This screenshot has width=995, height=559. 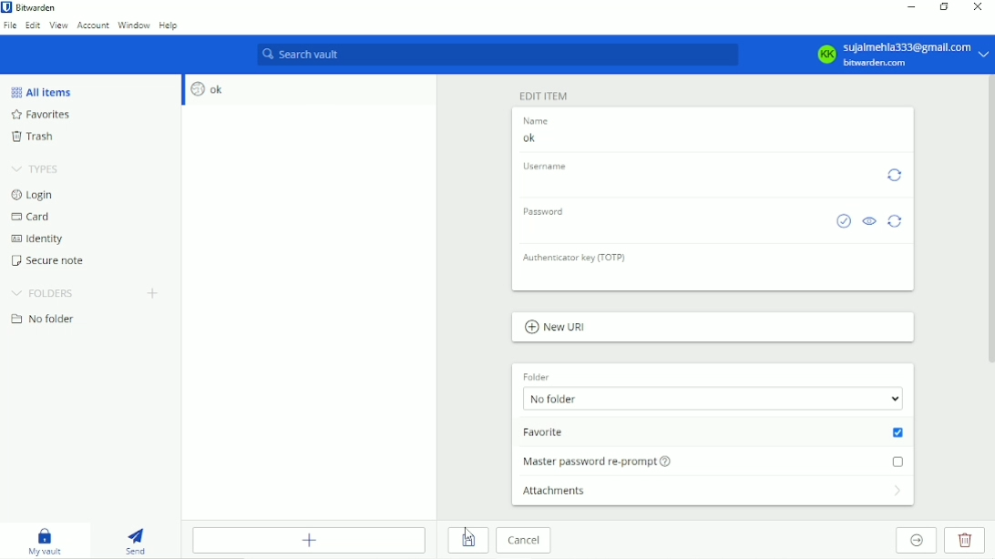 What do you see at coordinates (978, 7) in the screenshot?
I see `Close` at bounding box center [978, 7].